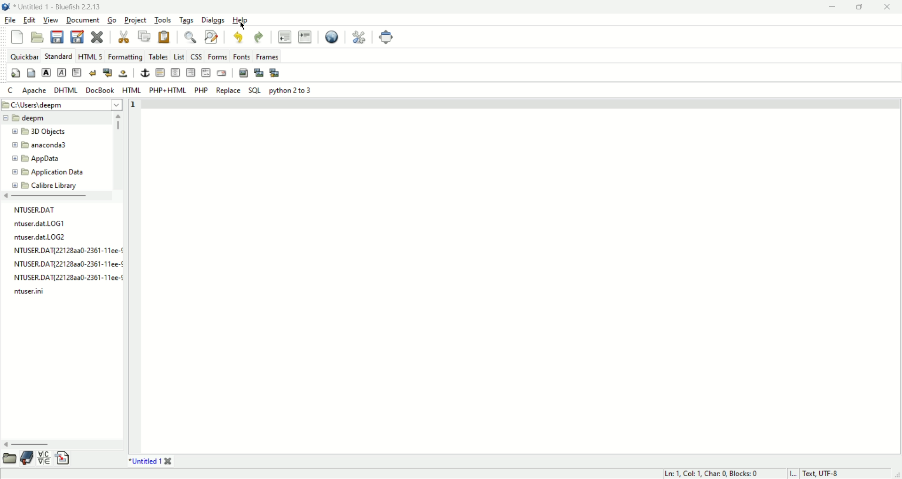 This screenshot has width=902, height=479. What do you see at coordinates (283, 38) in the screenshot?
I see `unindent` at bounding box center [283, 38].